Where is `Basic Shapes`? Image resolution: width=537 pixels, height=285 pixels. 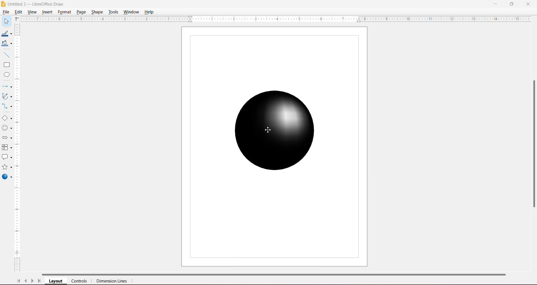
Basic Shapes is located at coordinates (7, 118).